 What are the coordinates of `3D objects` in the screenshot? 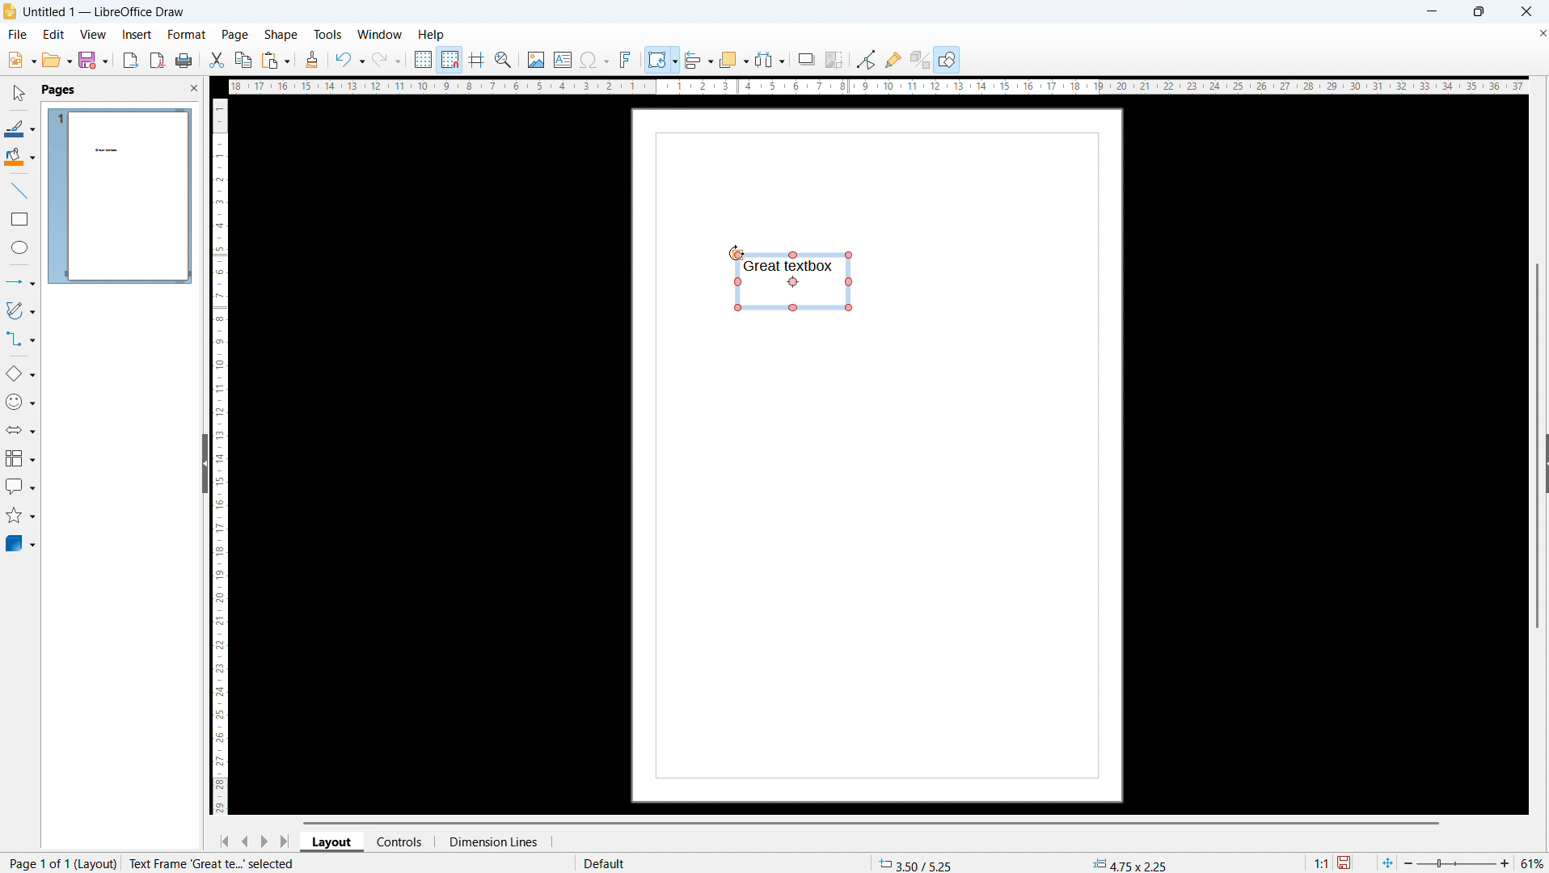 It's located at (21, 544).